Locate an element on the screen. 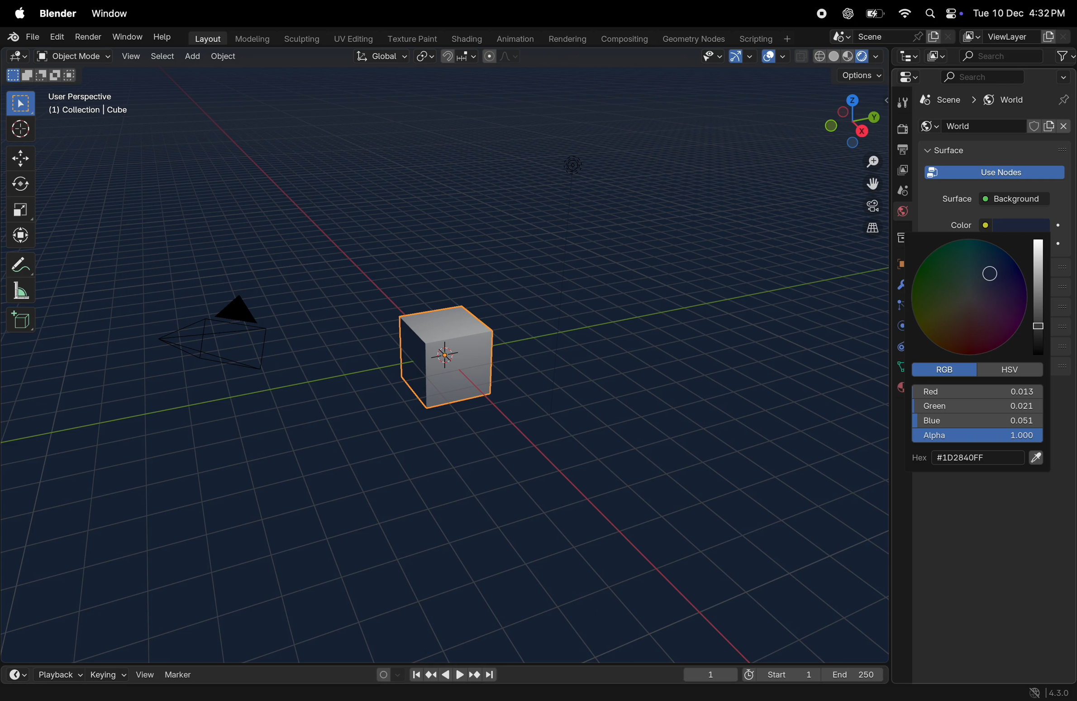 This screenshot has height=701, width=1077. out put is located at coordinates (901, 170).